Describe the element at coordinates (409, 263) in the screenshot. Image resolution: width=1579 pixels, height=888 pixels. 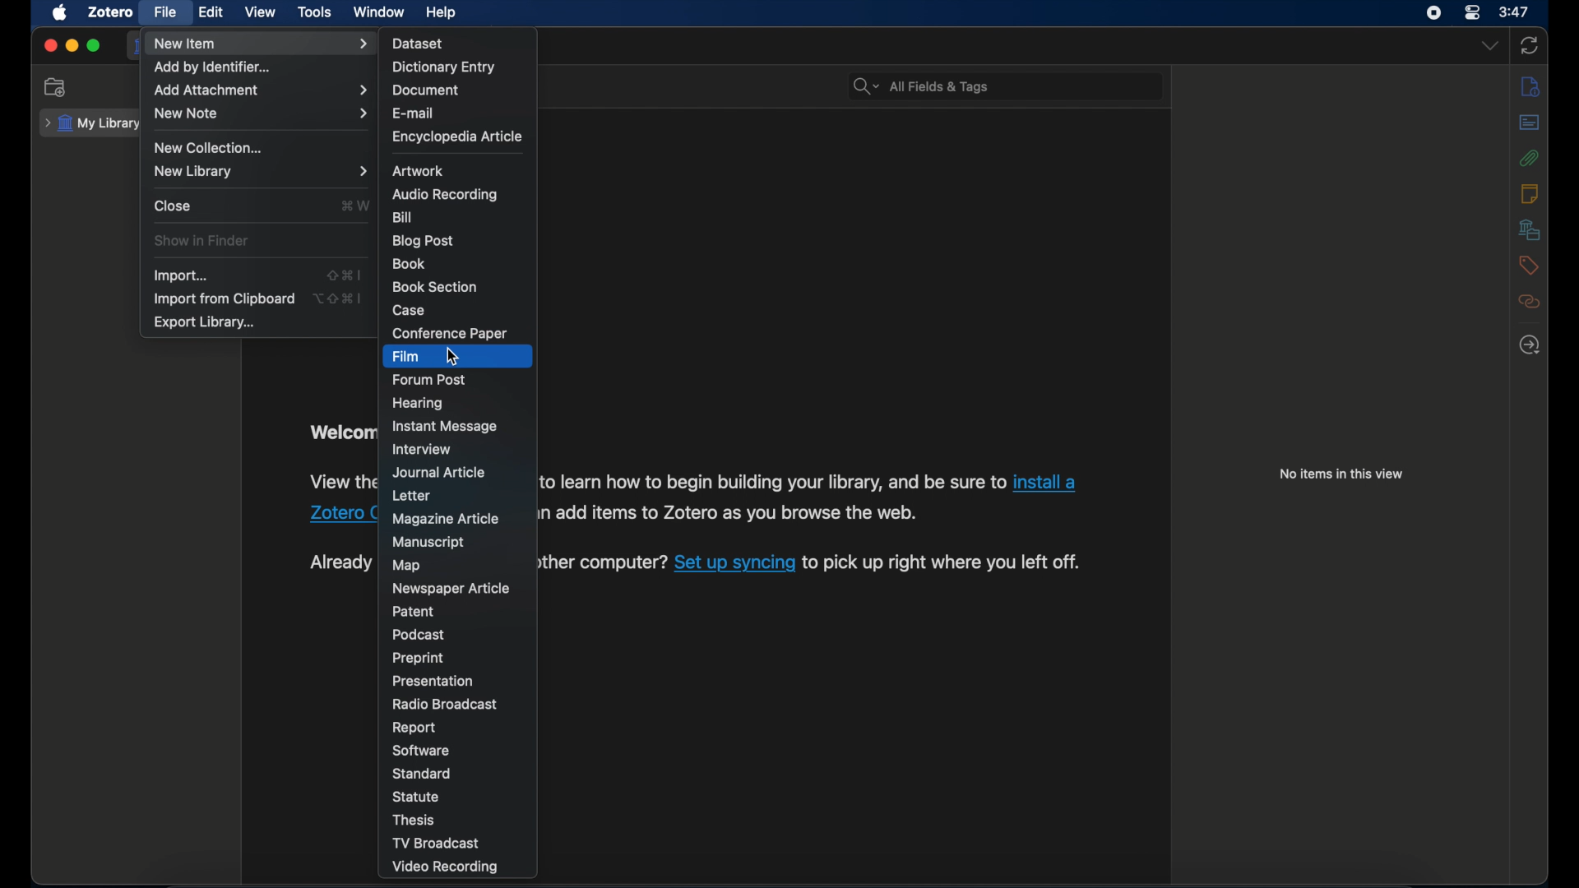
I see `book` at that location.